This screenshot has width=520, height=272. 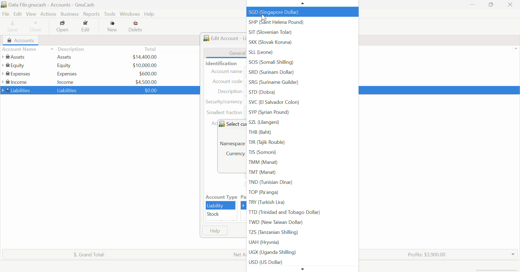 What do you see at coordinates (302, 222) in the screenshot?
I see `TWD` at bounding box center [302, 222].